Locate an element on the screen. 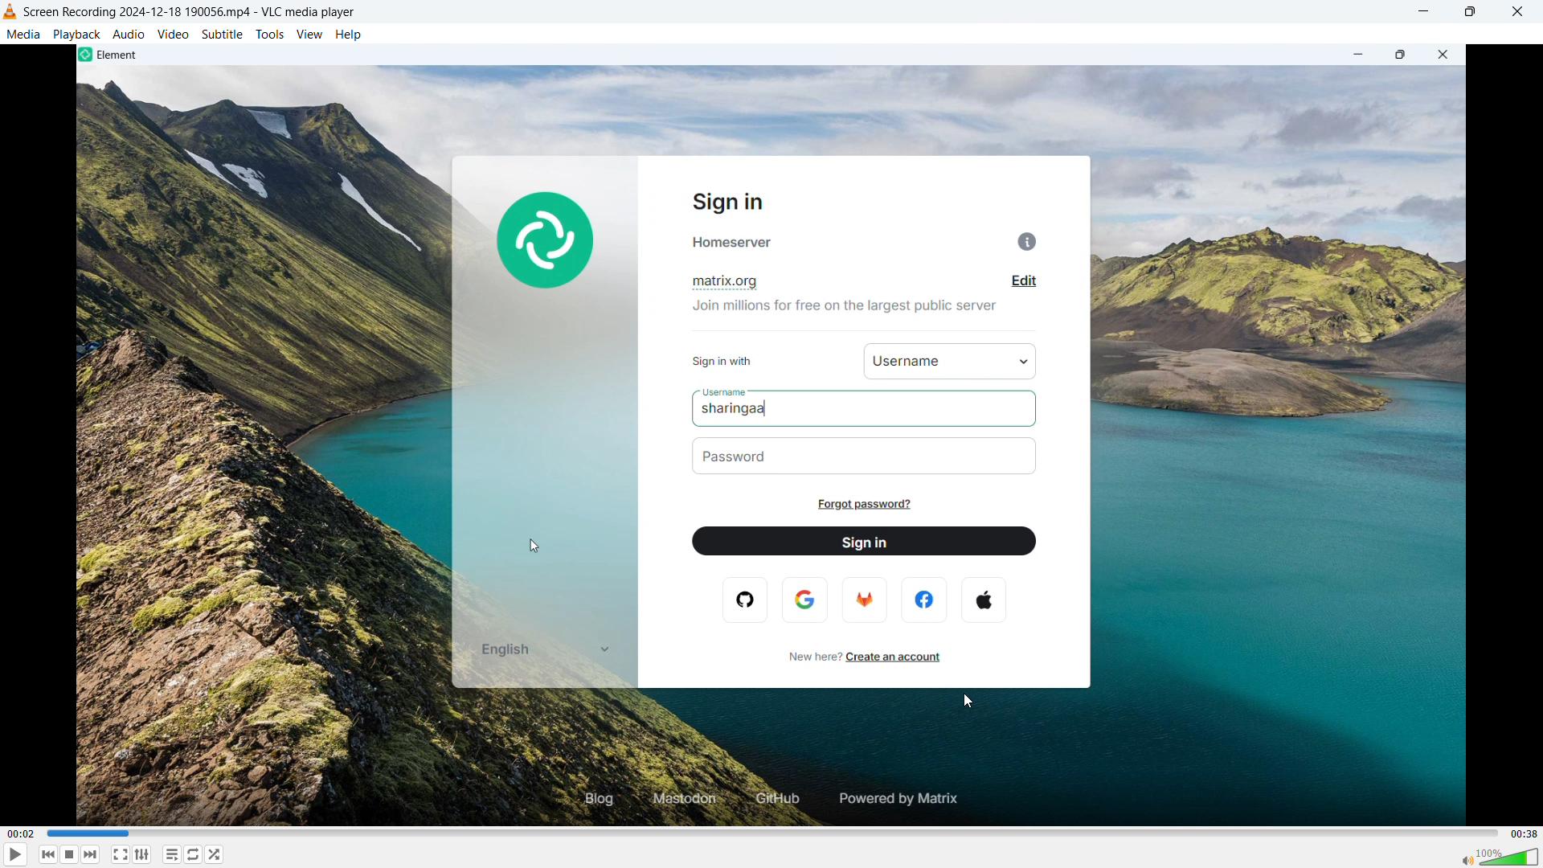 The width and height of the screenshot is (1543, 868). Play  is located at coordinates (14, 854).